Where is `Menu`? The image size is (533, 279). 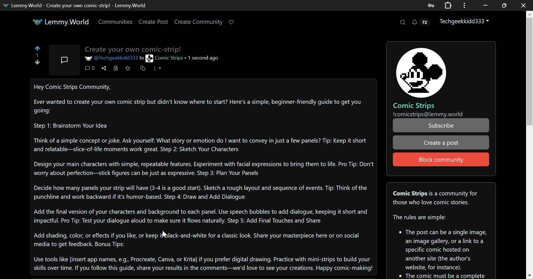
Menu is located at coordinates (466, 5).